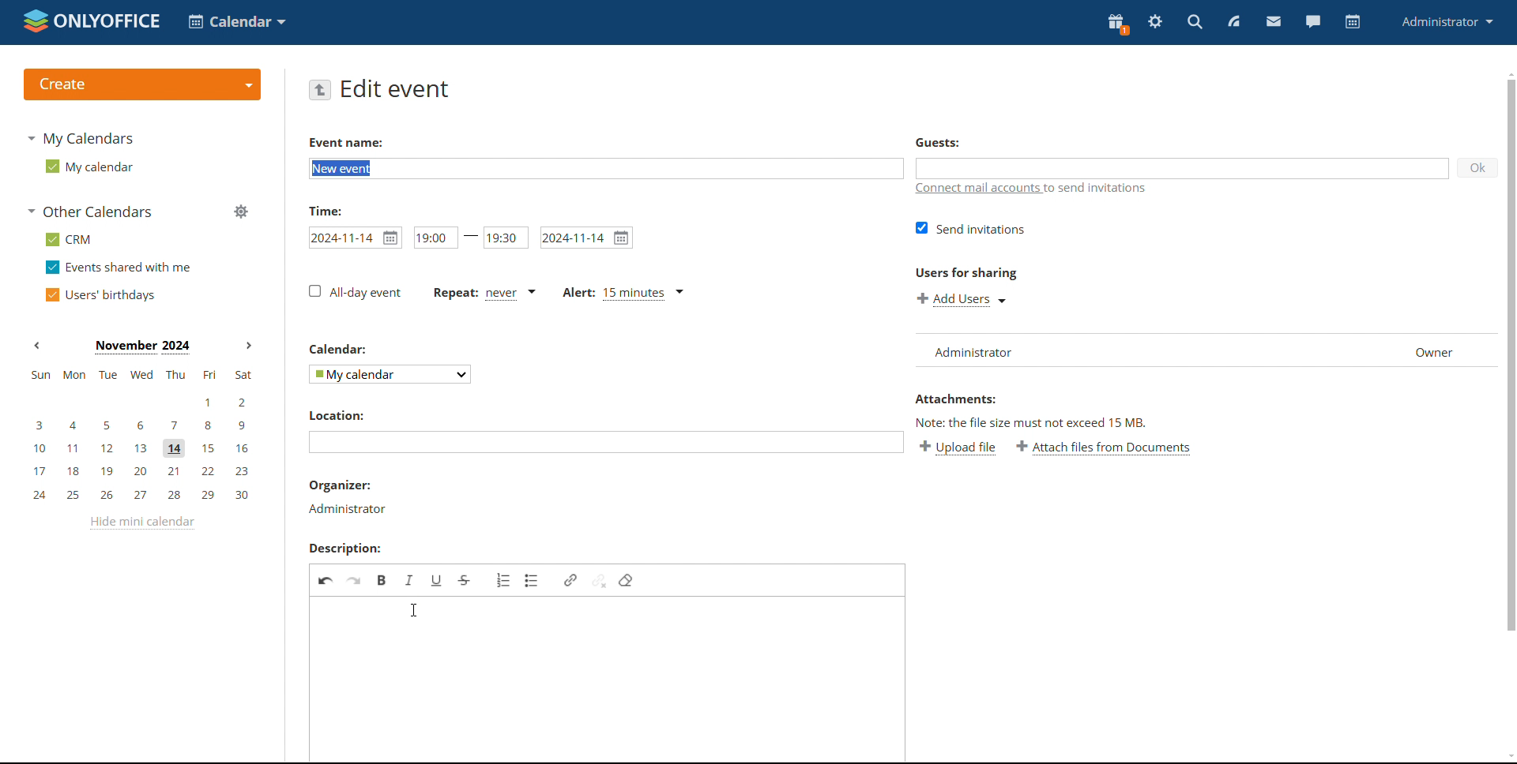 The image size is (1517, 764). Describe the element at coordinates (471, 236) in the screenshot. I see `-` at that location.